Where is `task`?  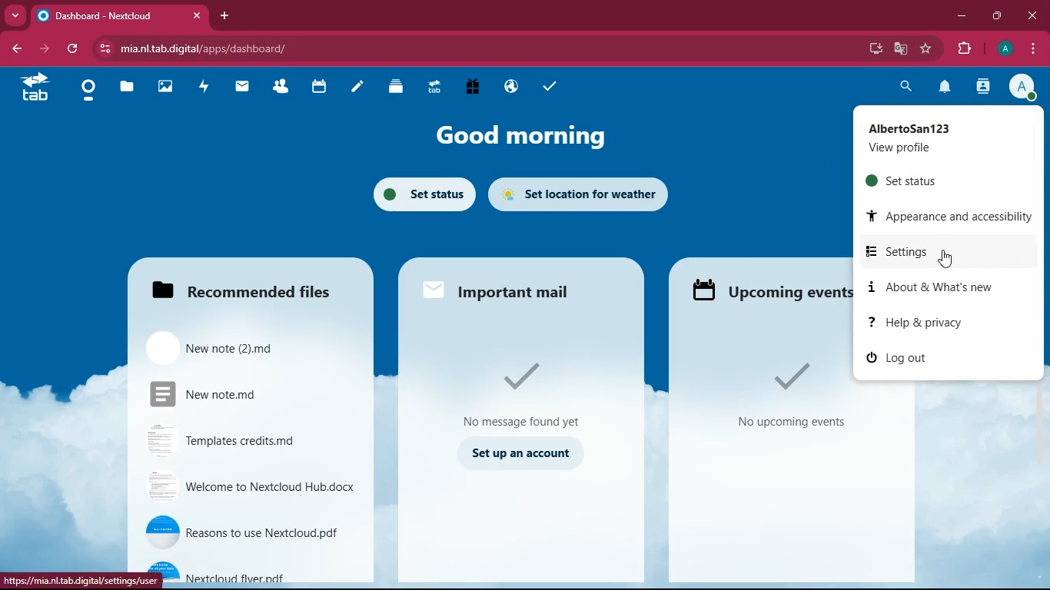 task is located at coordinates (553, 88).